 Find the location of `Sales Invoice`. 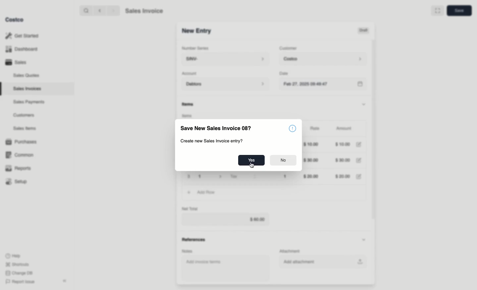

Sales Invoice is located at coordinates (144, 11).